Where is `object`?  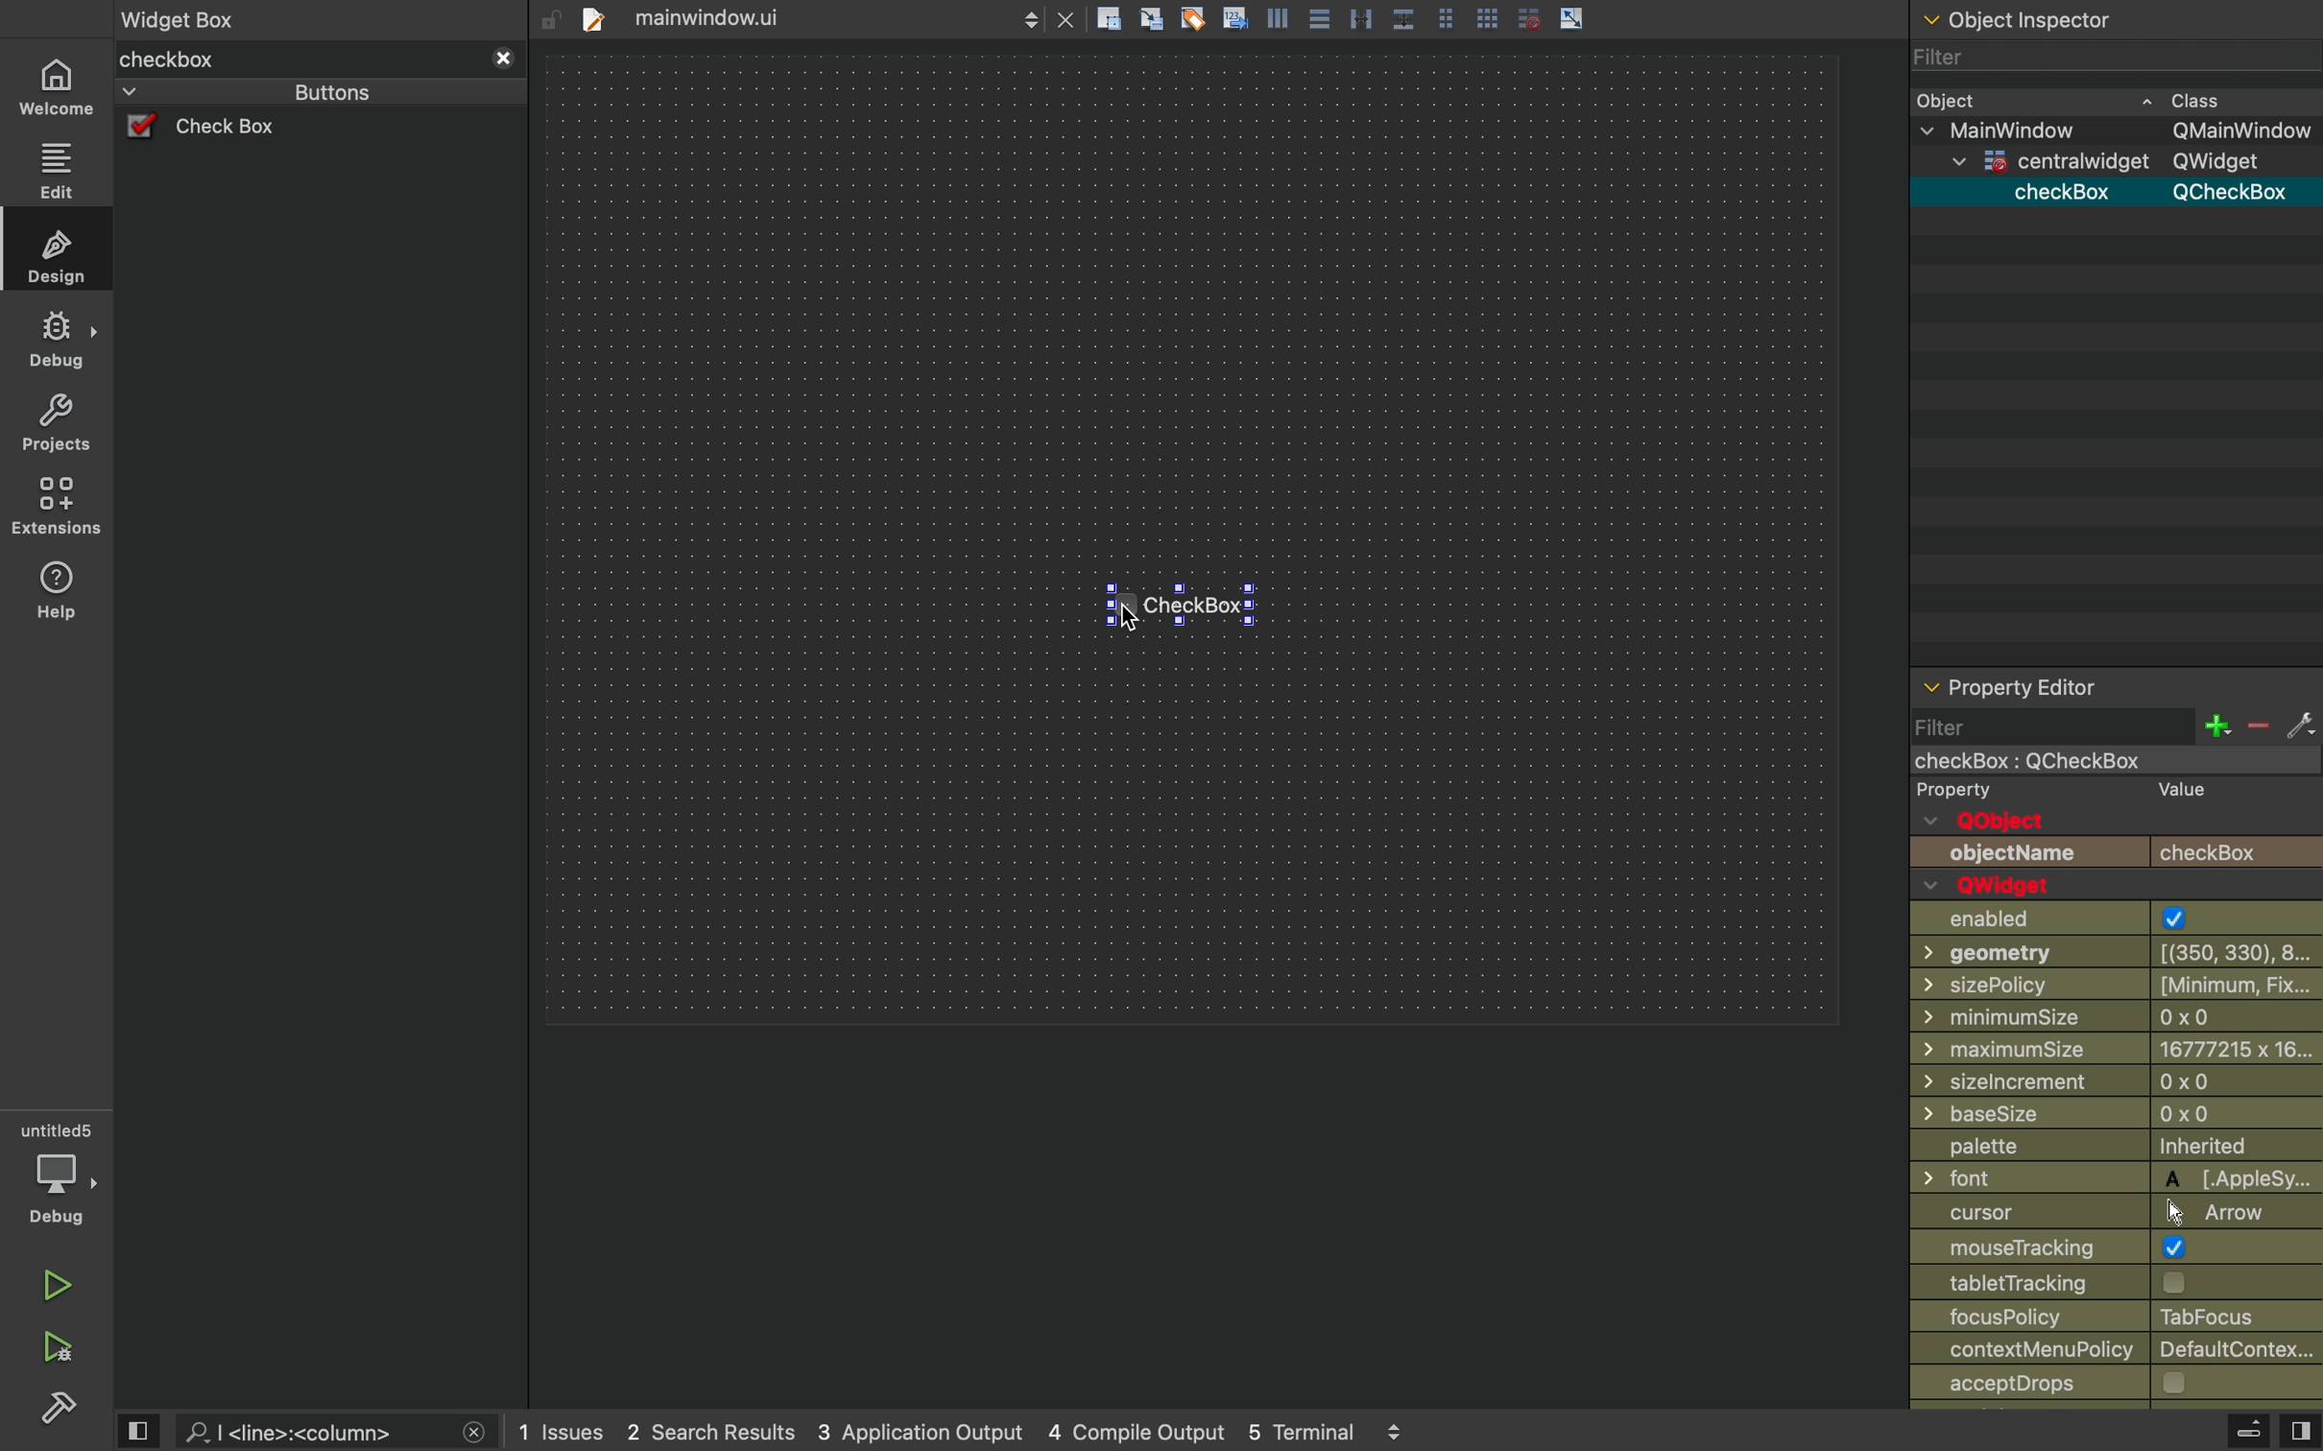 object is located at coordinates (2088, 99).